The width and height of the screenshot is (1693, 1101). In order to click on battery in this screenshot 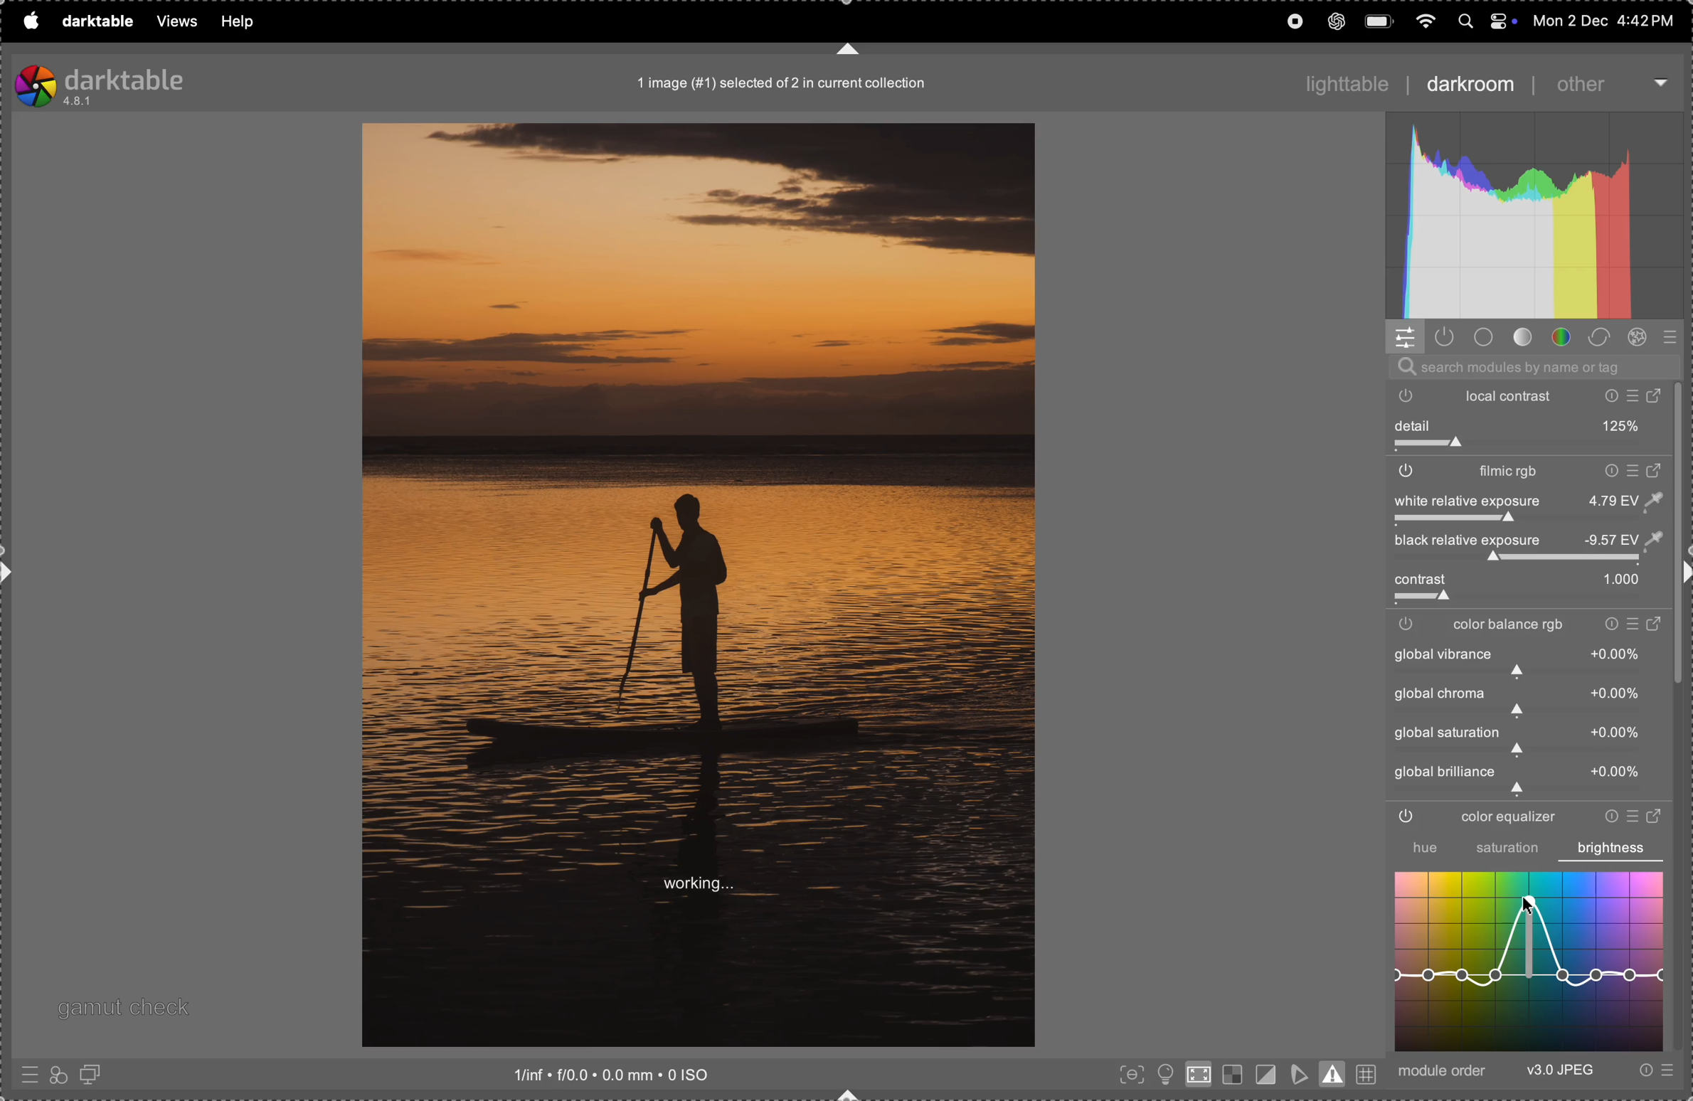, I will do `click(1380, 19)`.